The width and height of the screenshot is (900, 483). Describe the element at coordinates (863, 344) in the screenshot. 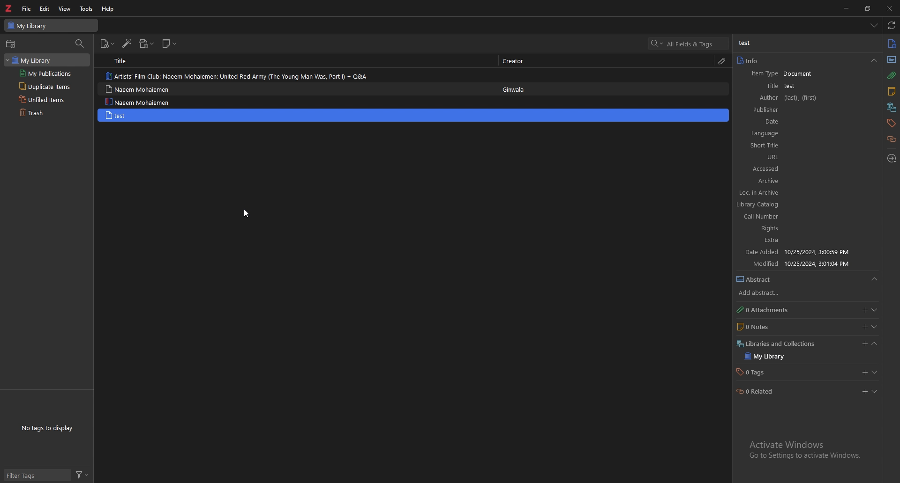

I see `date added input` at that location.